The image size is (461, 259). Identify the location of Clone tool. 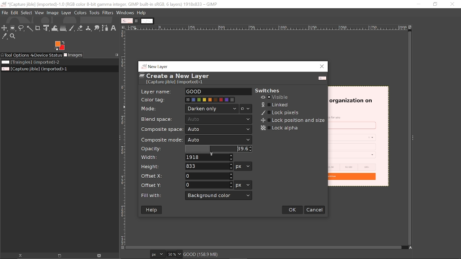
(89, 28).